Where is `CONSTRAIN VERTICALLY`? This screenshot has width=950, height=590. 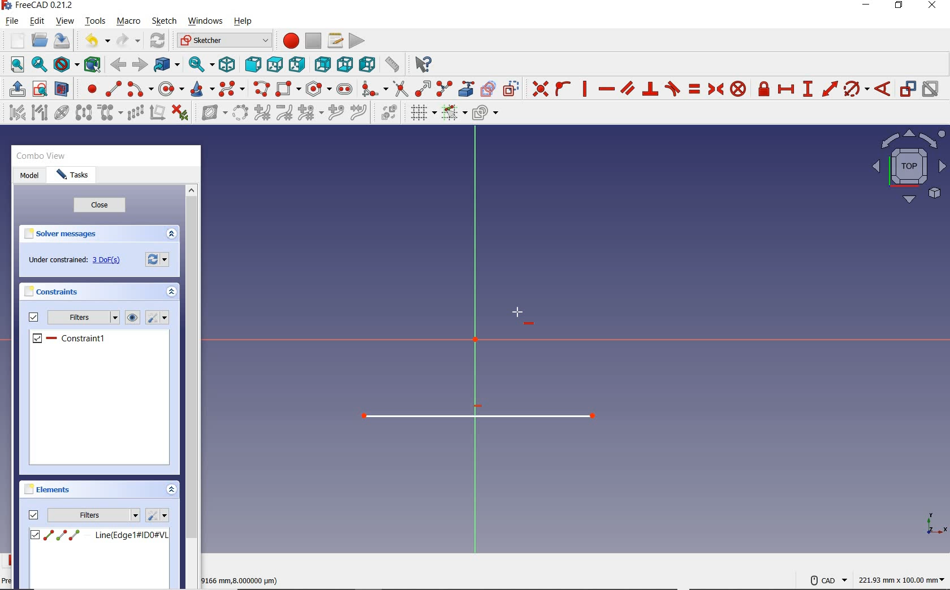 CONSTRAIN VERTICALLY is located at coordinates (584, 88).